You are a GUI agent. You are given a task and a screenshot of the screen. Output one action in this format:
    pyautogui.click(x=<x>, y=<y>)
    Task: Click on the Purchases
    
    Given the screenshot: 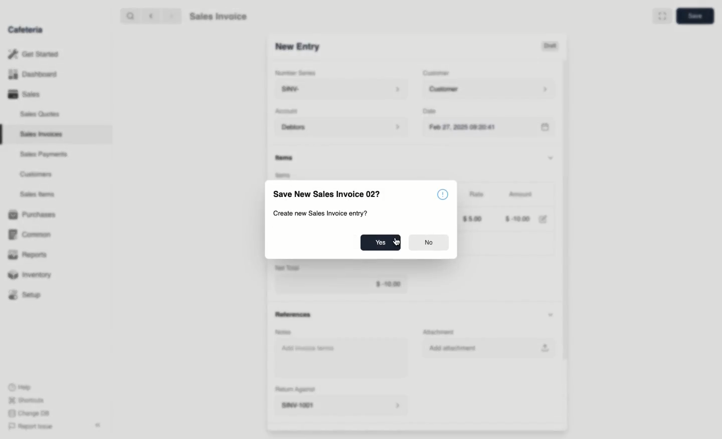 What is the action you would take?
    pyautogui.click(x=35, y=214)
    